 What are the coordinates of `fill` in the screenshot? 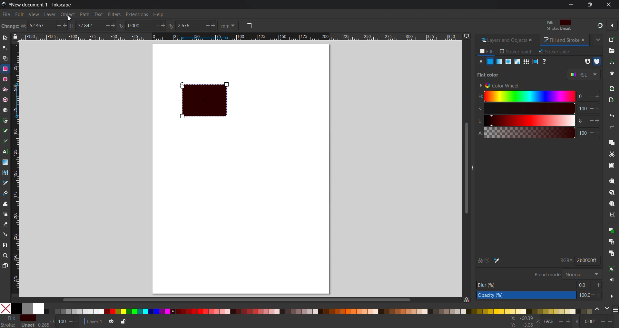 It's located at (487, 51).